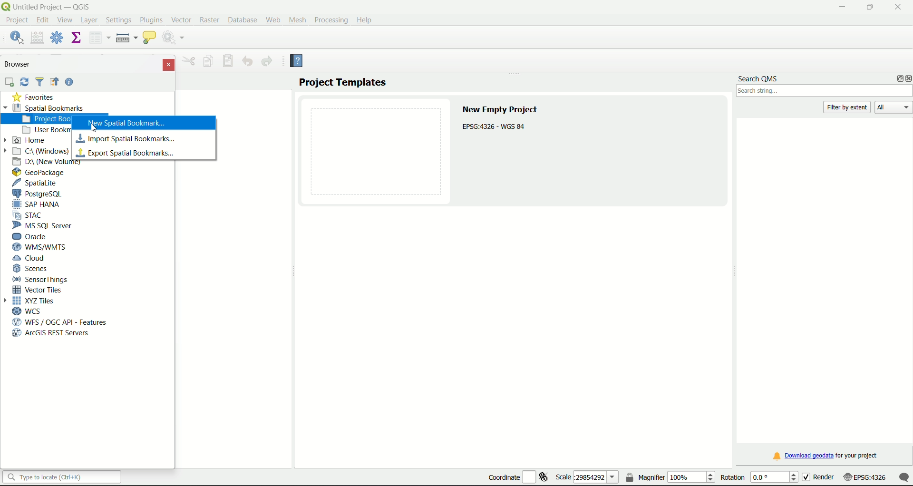 The width and height of the screenshot is (913, 486). What do you see at coordinates (175, 38) in the screenshot?
I see `run feature action` at bounding box center [175, 38].